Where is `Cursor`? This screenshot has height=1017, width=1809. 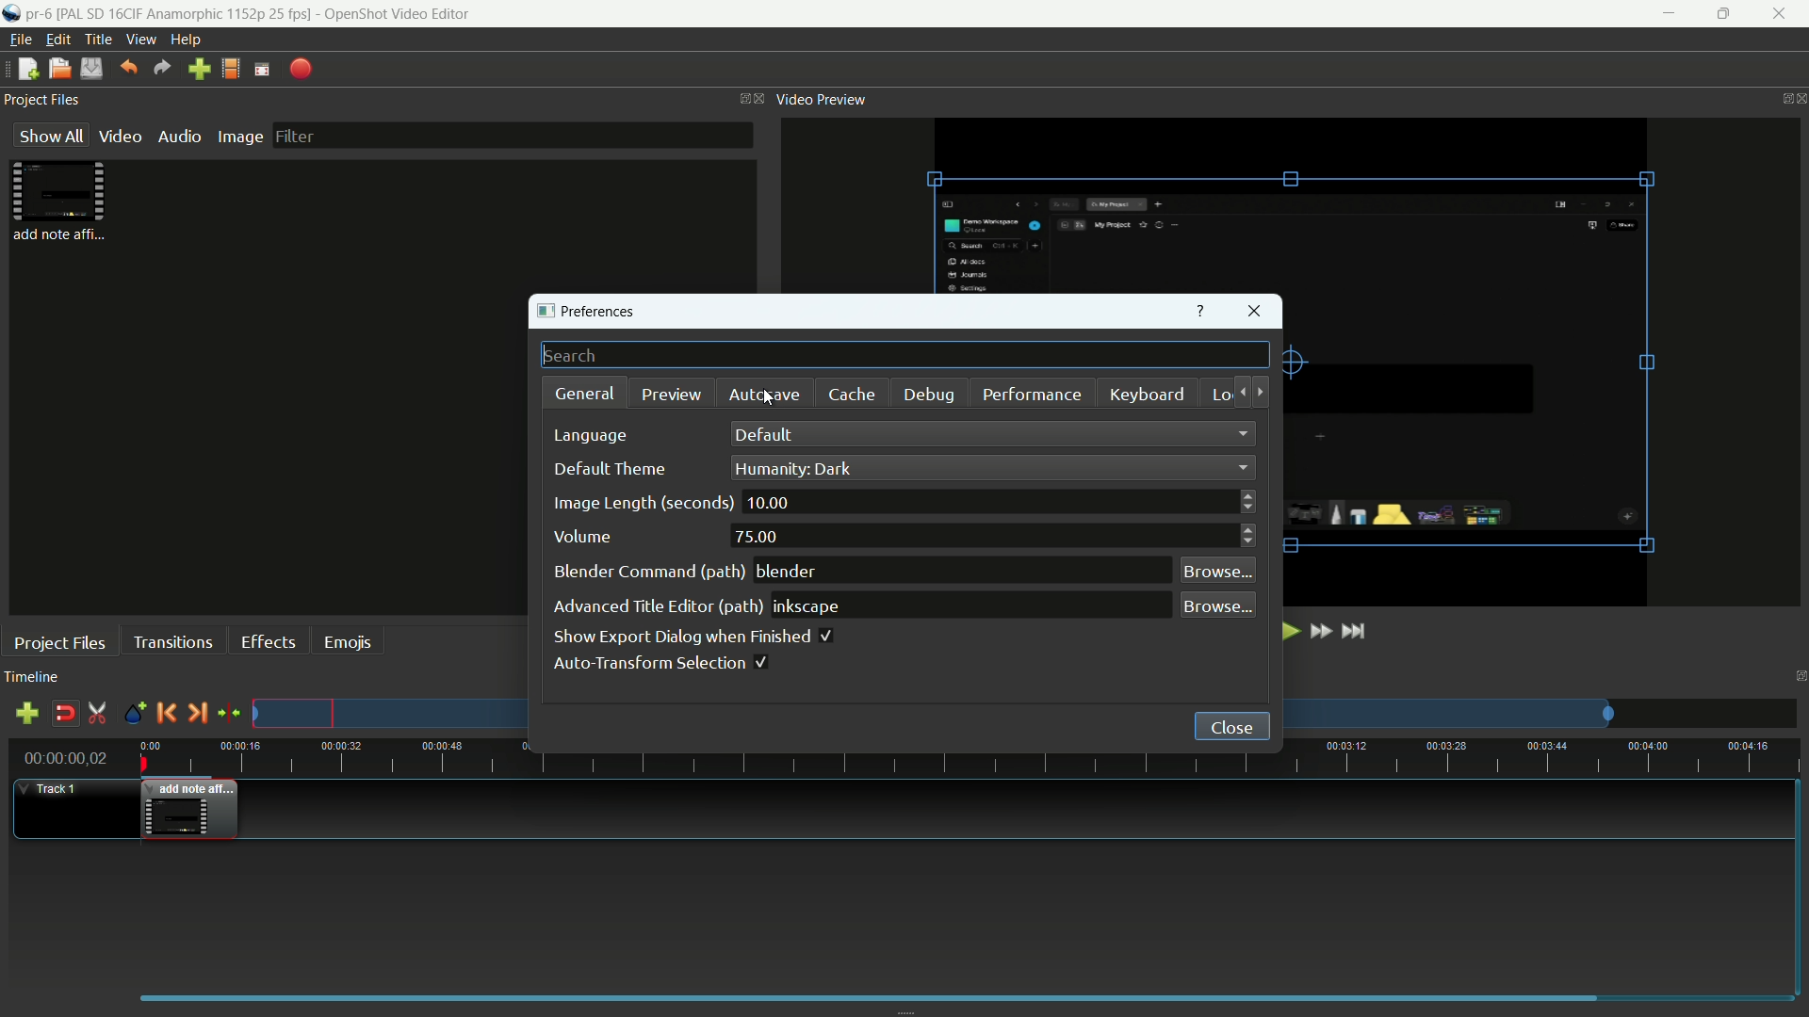
Cursor is located at coordinates (769, 399).